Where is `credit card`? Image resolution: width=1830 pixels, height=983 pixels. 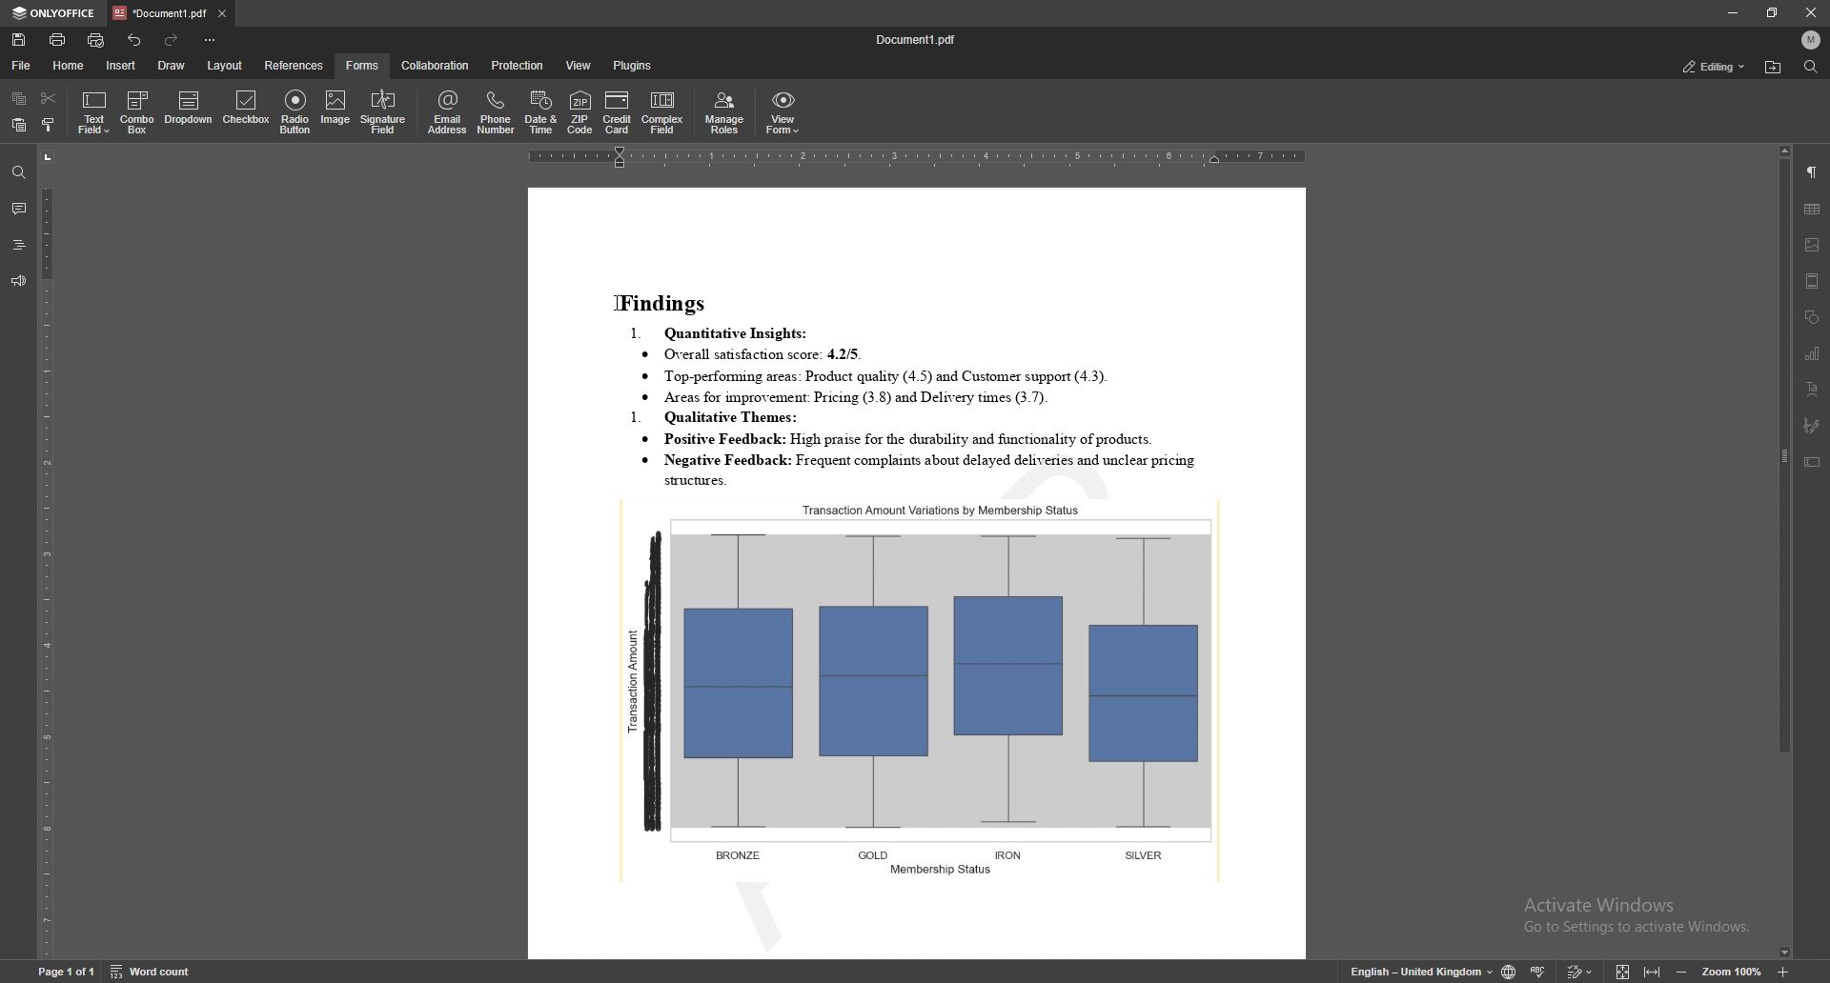
credit card is located at coordinates (619, 112).